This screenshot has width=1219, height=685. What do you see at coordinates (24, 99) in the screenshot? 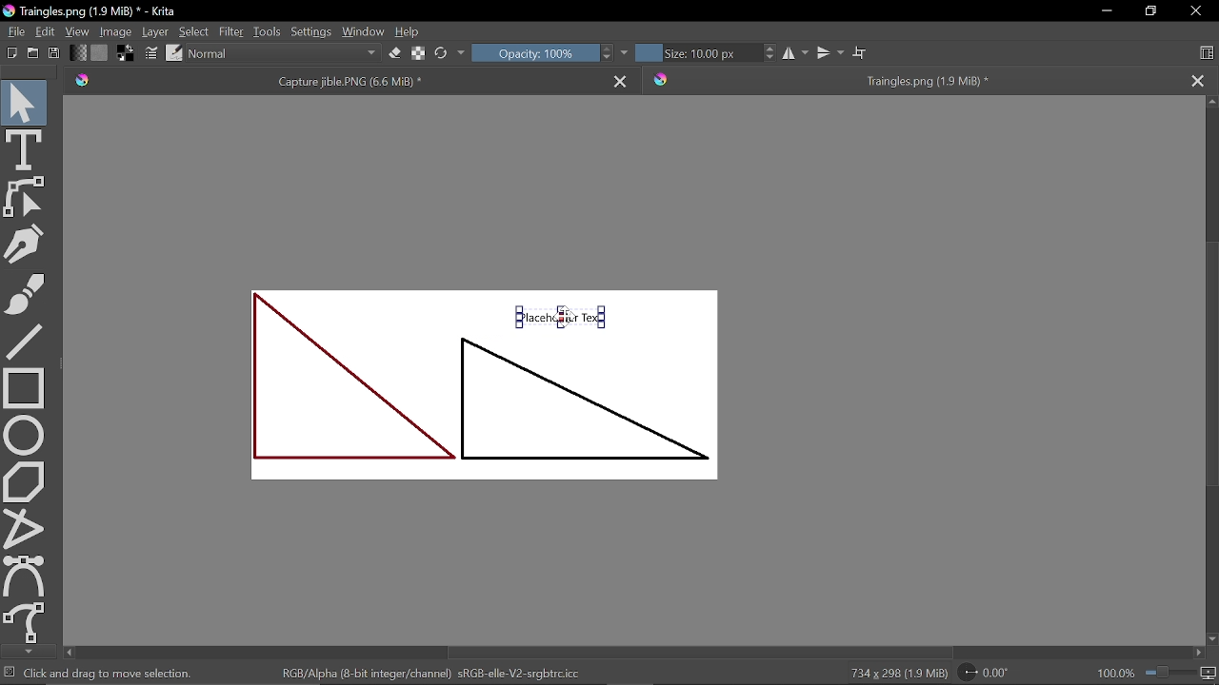
I see `Move tool` at bounding box center [24, 99].